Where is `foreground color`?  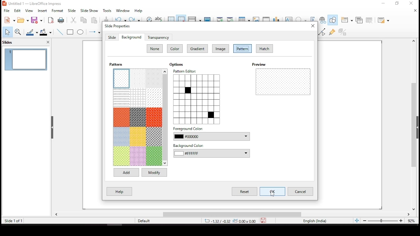 foreground color is located at coordinates (211, 134).